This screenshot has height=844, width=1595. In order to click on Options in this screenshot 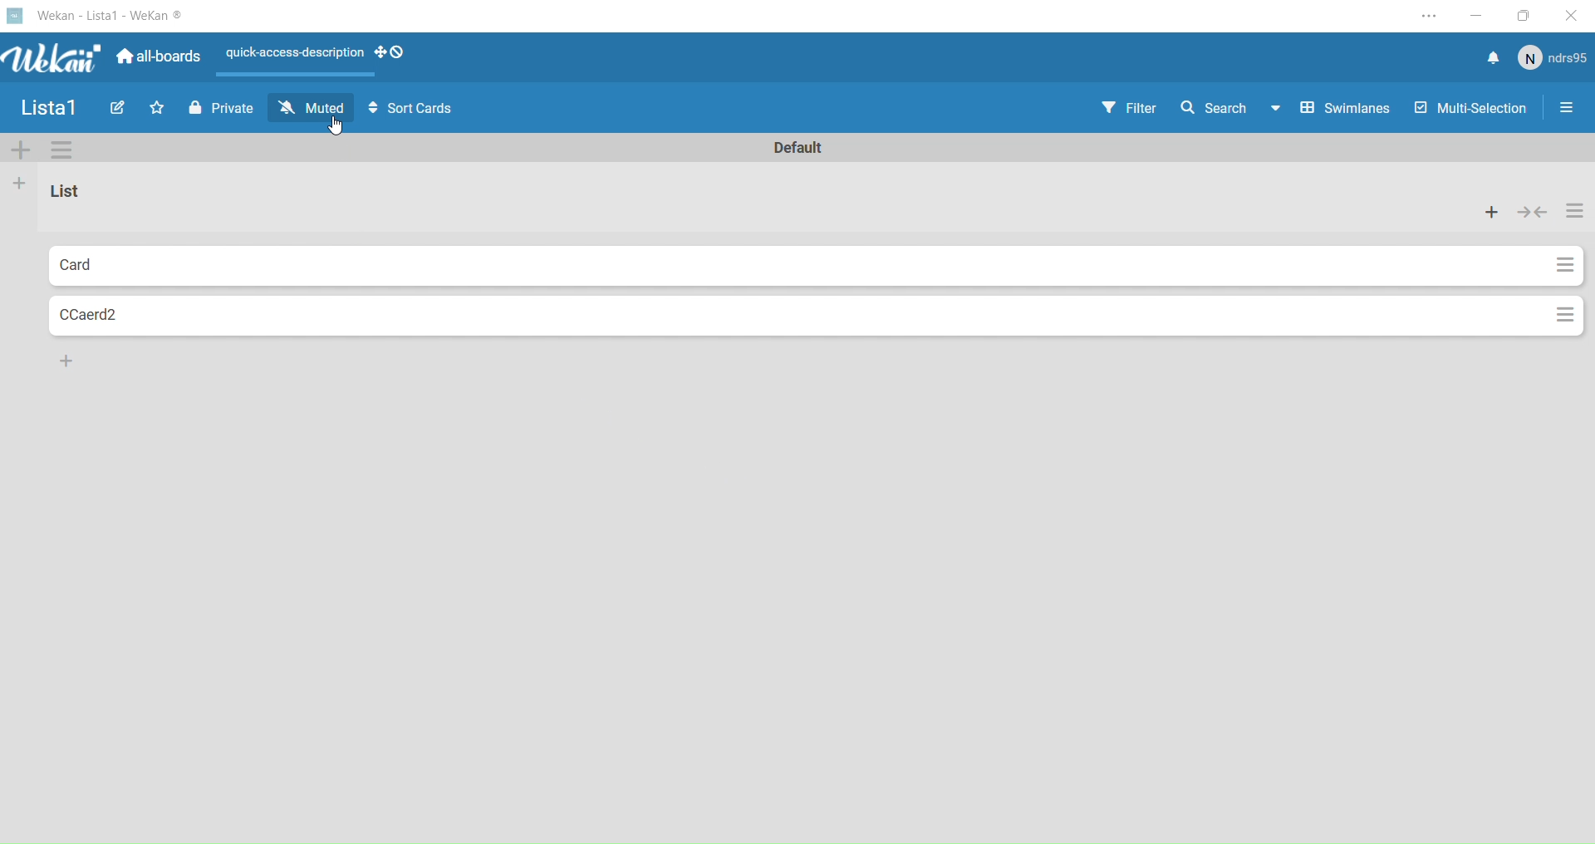, I will do `click(1553, 265)`.